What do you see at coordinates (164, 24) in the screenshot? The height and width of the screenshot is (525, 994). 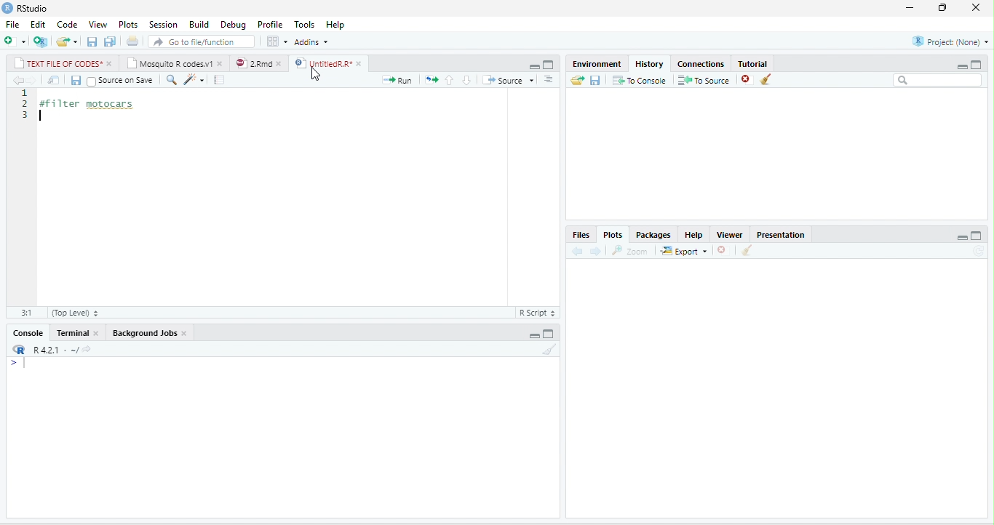 I see `Session` at bounding box center [164, 24].